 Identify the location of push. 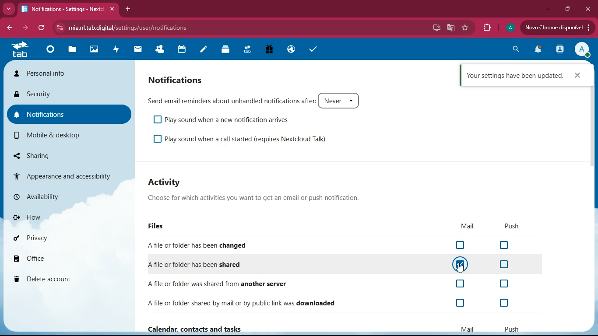
(512, 225).